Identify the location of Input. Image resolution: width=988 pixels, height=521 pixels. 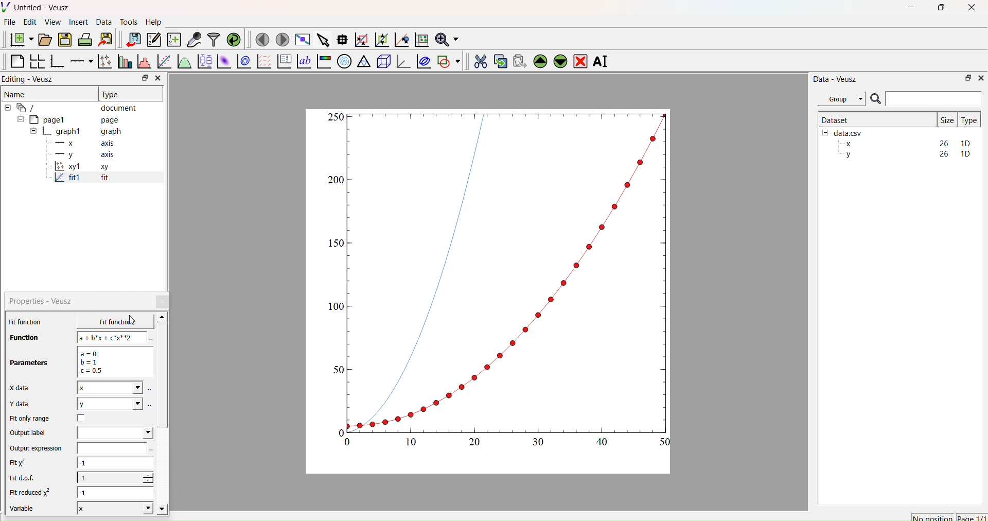
(933, 98).